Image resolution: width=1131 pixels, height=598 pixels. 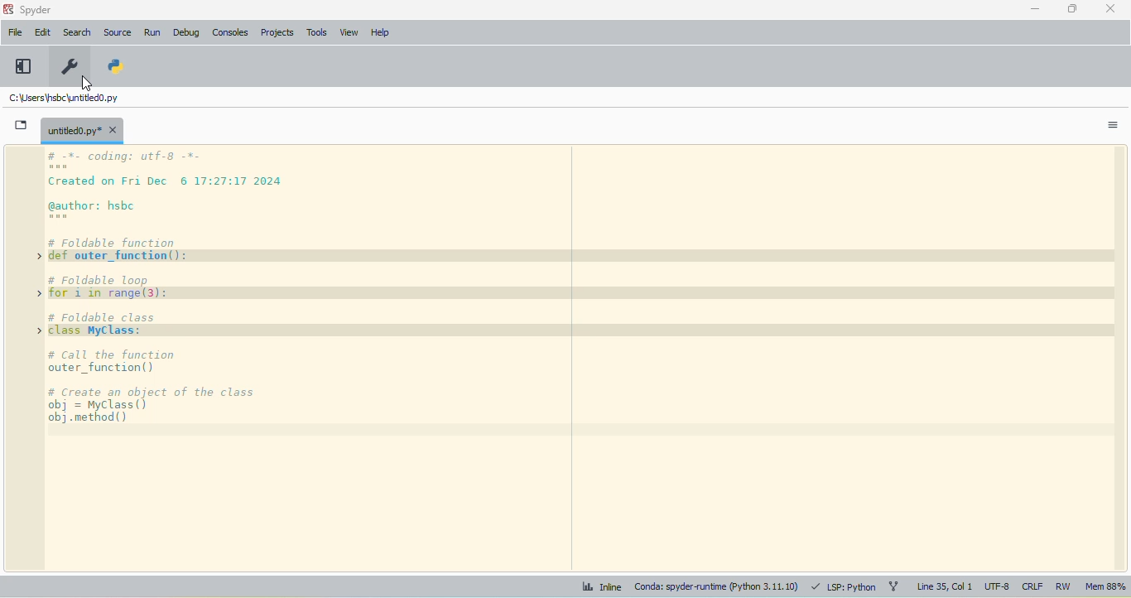 I want to click on cursor, so click(x=86, y=84).